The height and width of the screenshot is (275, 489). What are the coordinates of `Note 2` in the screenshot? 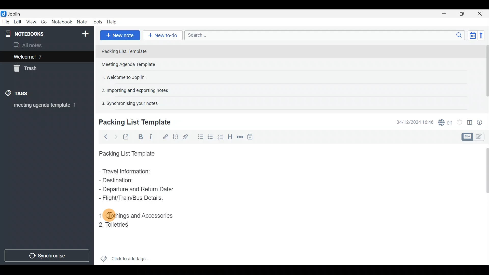 It's located at (133, 65).